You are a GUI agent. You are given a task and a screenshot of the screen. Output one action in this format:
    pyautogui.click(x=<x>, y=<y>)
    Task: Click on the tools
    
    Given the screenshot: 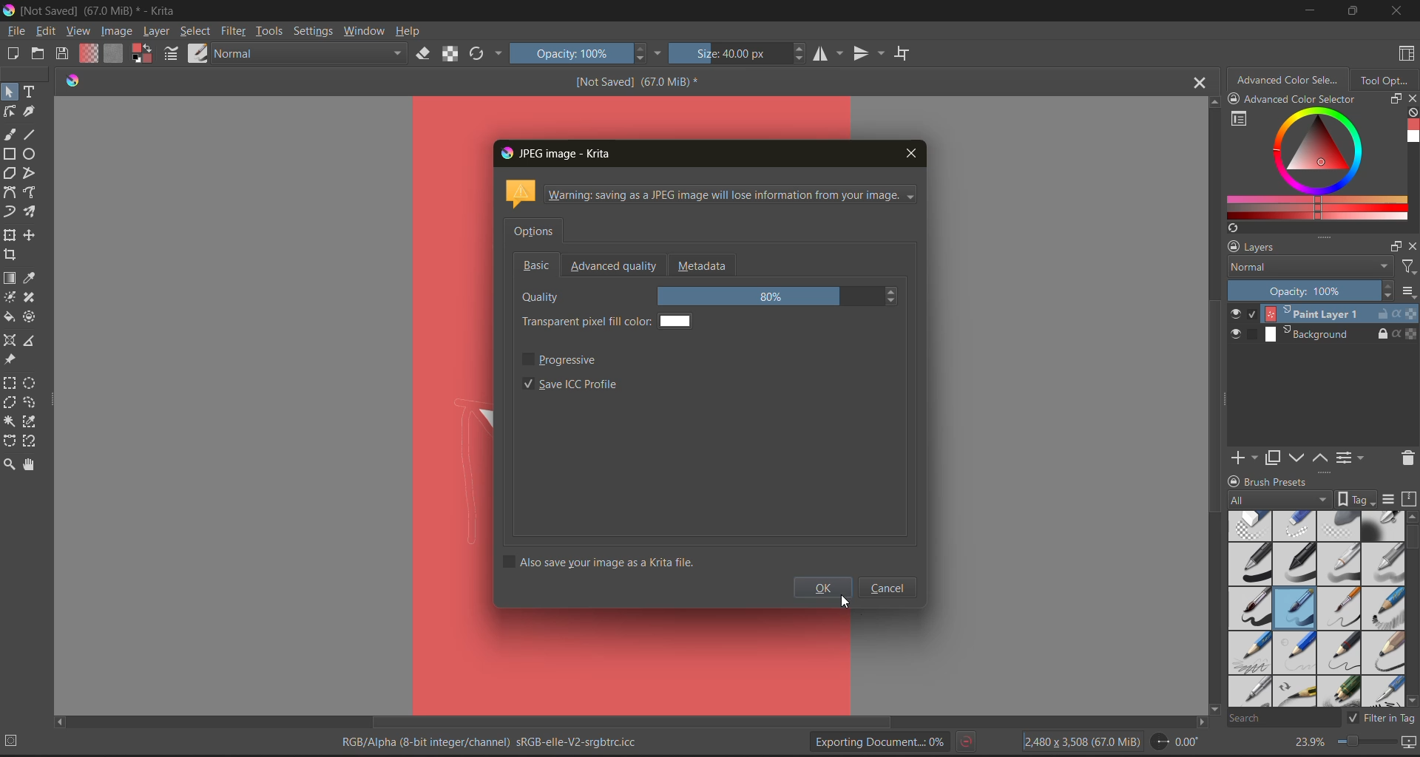 What is the action you would take?
    pyautogui.click(x=31, y=213)
    